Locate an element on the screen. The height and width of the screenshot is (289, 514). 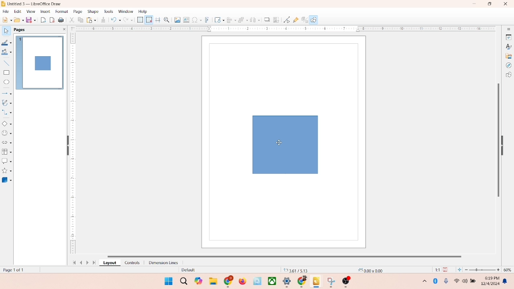
previous page is located at coordinates (81, 263).